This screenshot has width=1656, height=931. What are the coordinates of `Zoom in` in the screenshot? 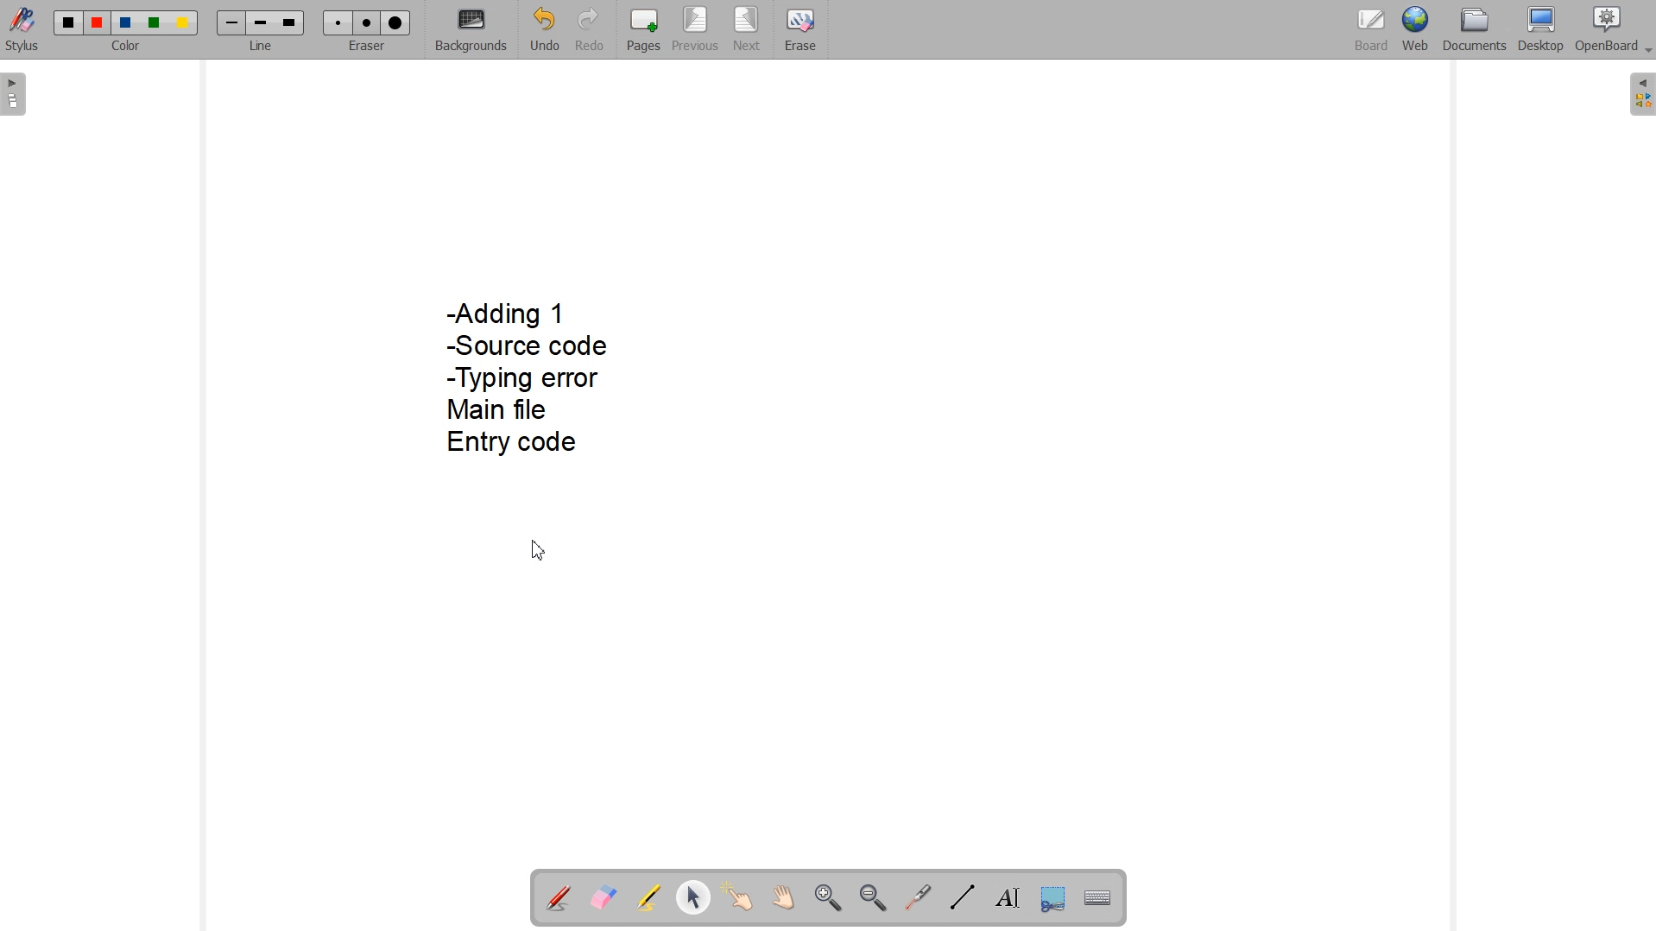 It's located at (825, 897).